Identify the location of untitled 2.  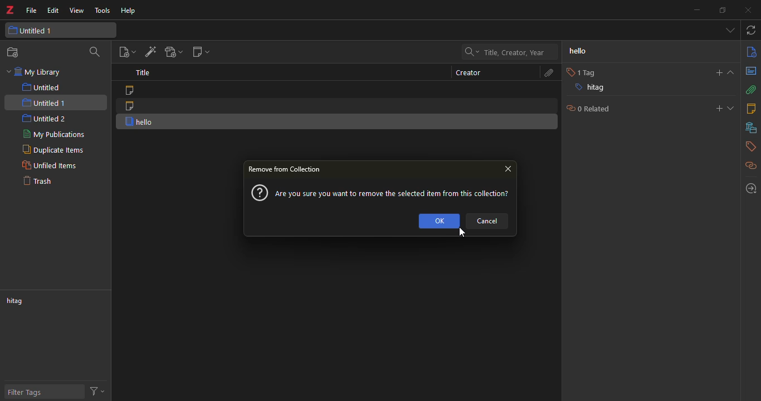
(45, 118).